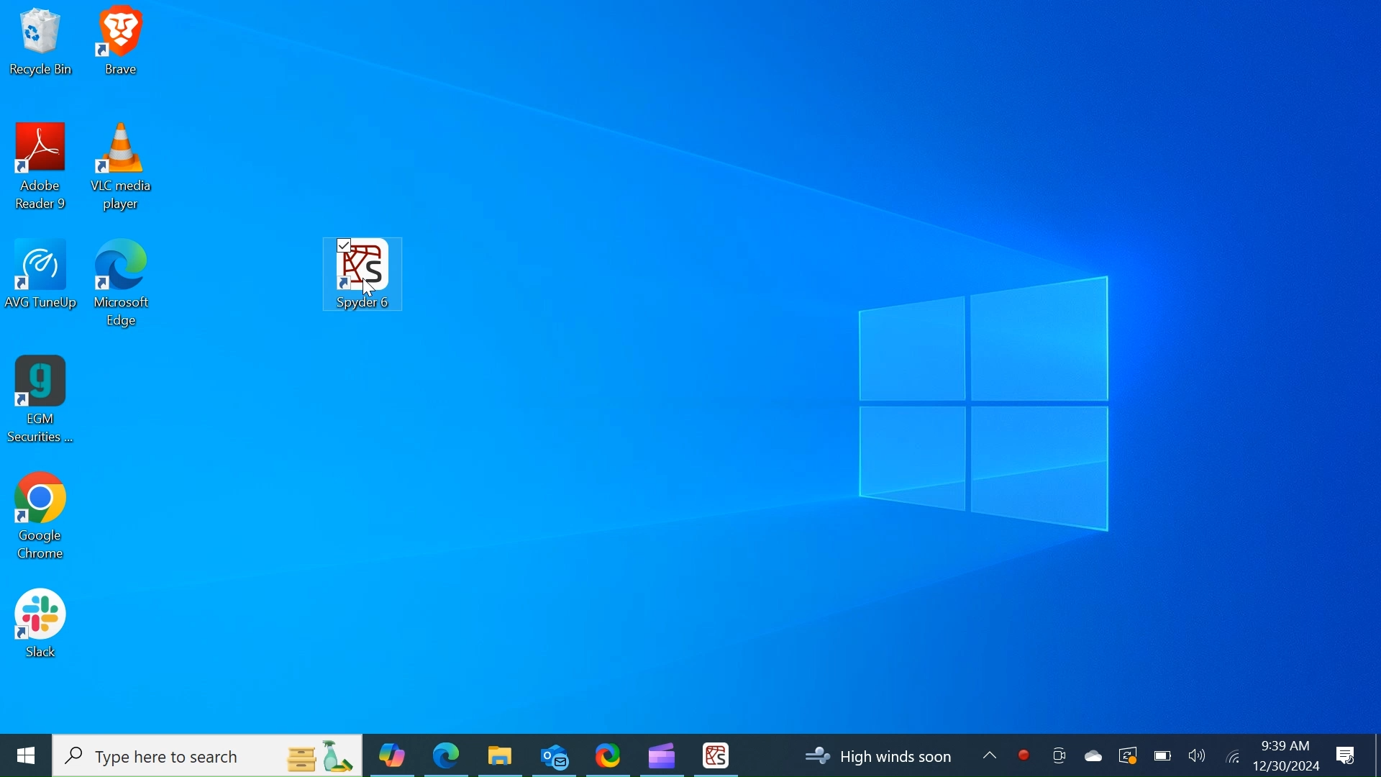 The height and width of the screenshot is (777, 1381). I want to click on Microsoft Edge Desktop Icon, so click(124, 289).